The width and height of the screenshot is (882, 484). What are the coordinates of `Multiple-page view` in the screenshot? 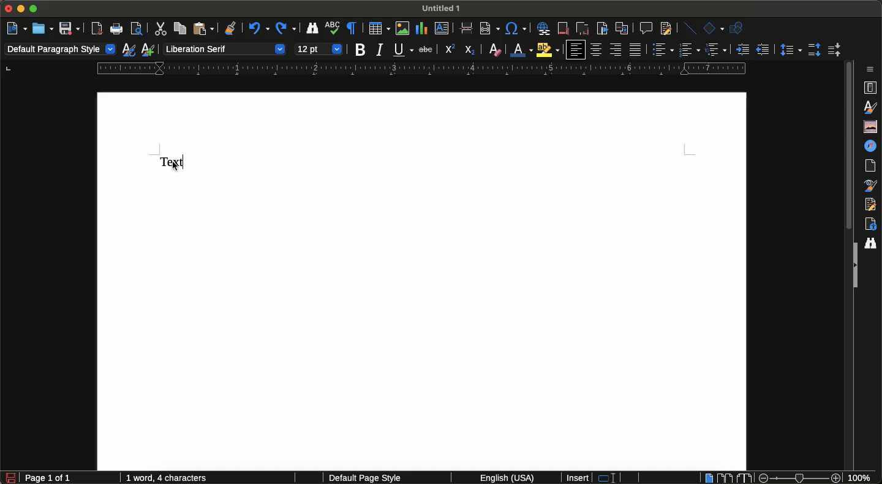 It's located at (725, 477).